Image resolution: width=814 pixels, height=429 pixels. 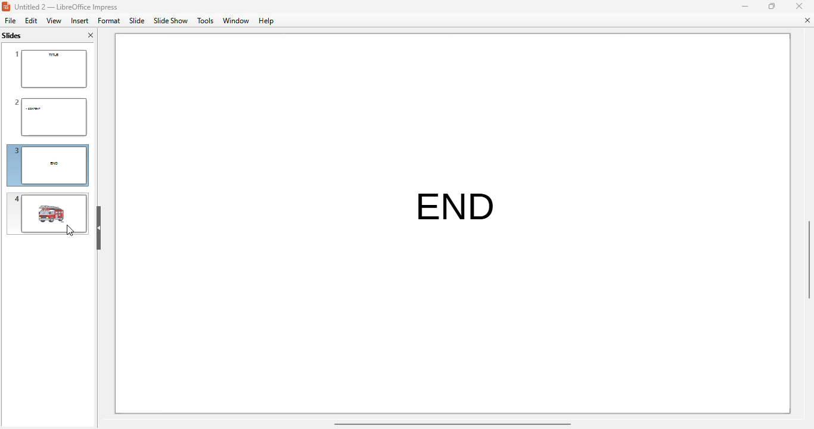 I want to click on close document, so click(x=807, y=20).